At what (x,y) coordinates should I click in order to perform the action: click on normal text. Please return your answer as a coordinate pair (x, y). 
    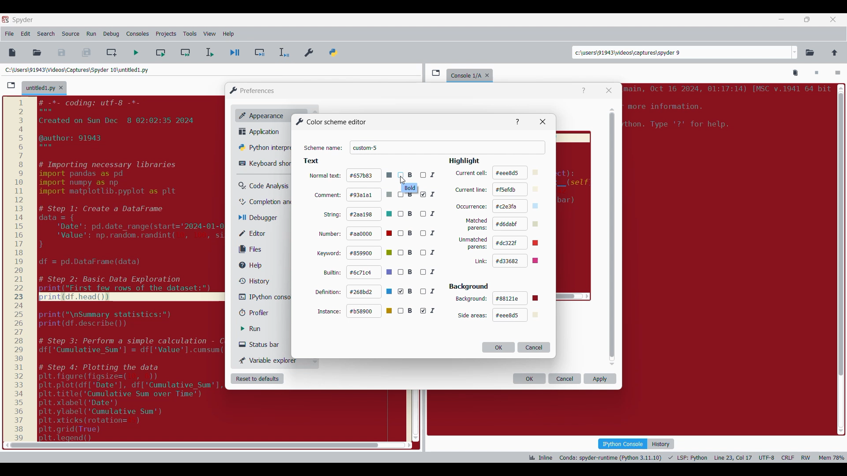
    Looking at the image, I should click on (325, 177).